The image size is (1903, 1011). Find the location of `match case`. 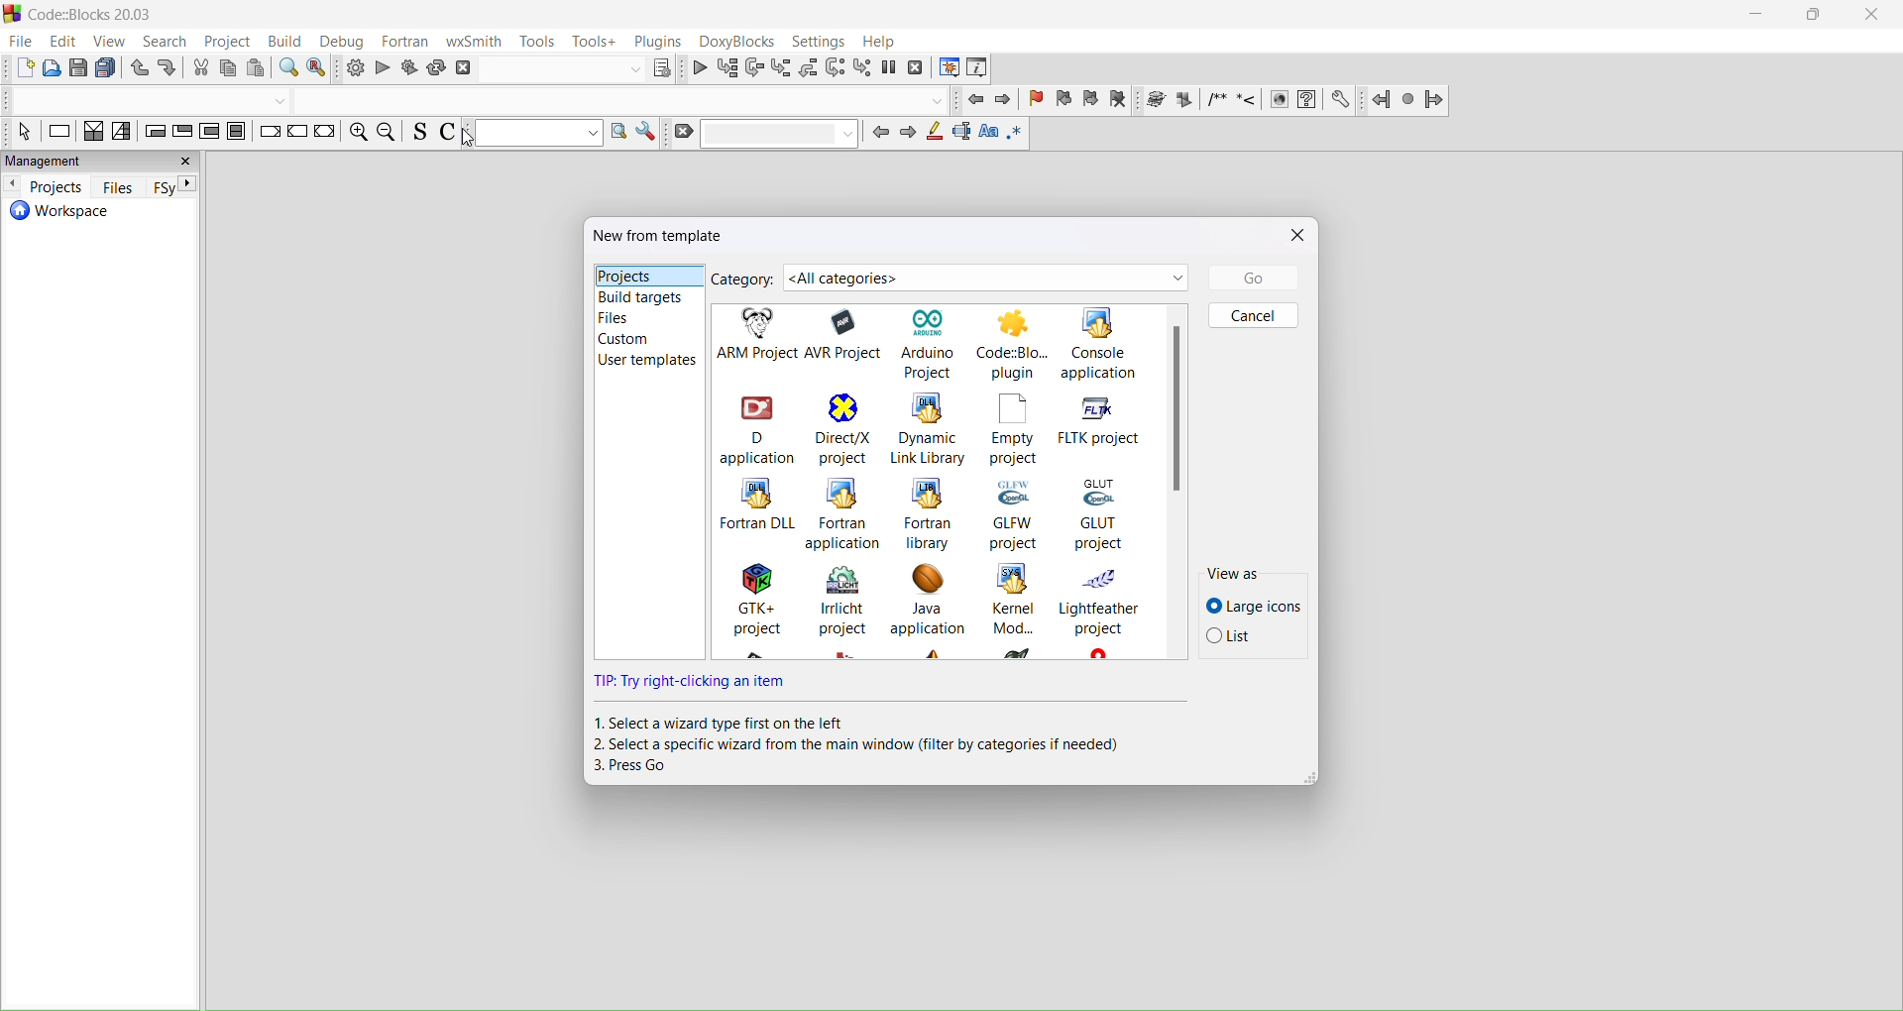

match case is located at coordinates (988, 135).